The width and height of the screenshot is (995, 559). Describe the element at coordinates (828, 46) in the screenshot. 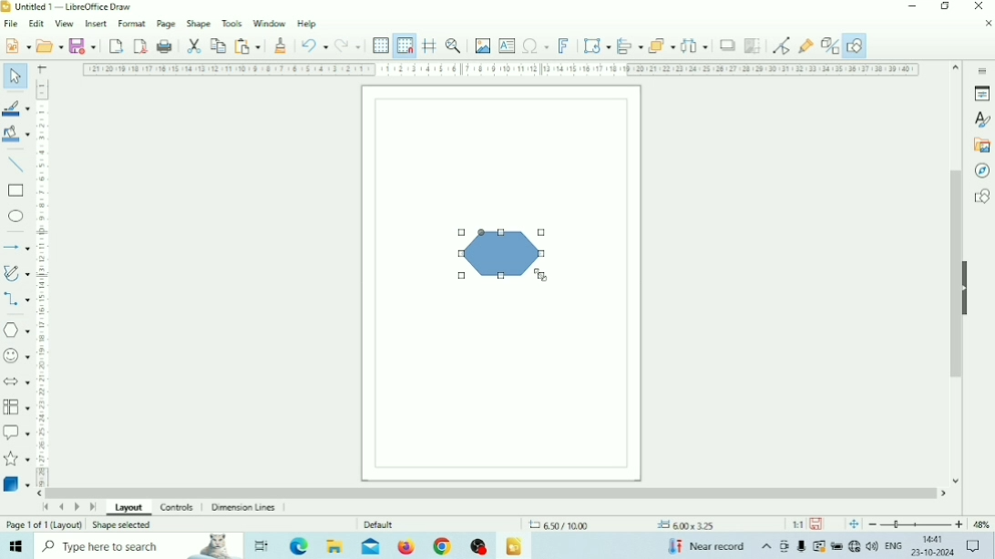

I see `Toggle Extrusion` at that location.